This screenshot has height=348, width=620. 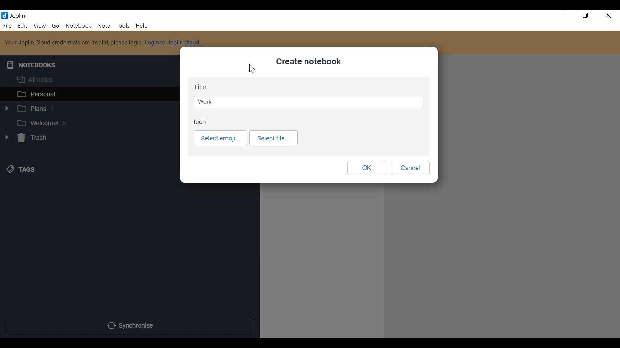 What do you see at coordinates (20, 169) in the screenshot?
I see `Tags` at bounding box center [20, 169].